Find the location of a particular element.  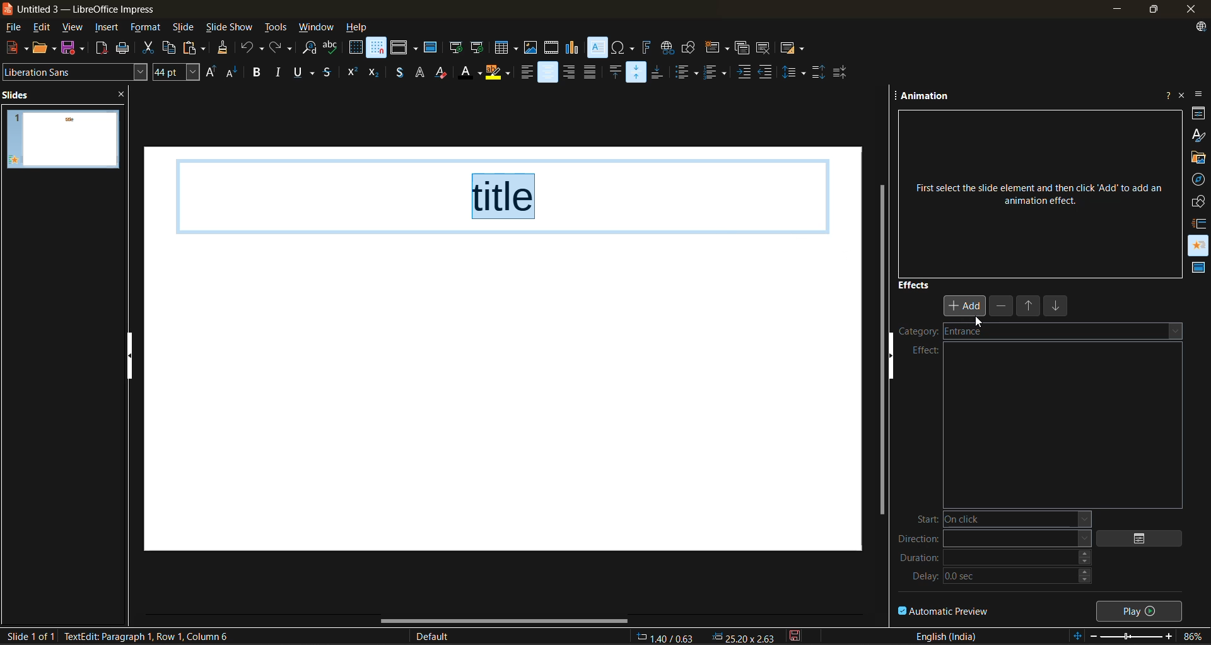

metadata is located at coordinates (155, 636).